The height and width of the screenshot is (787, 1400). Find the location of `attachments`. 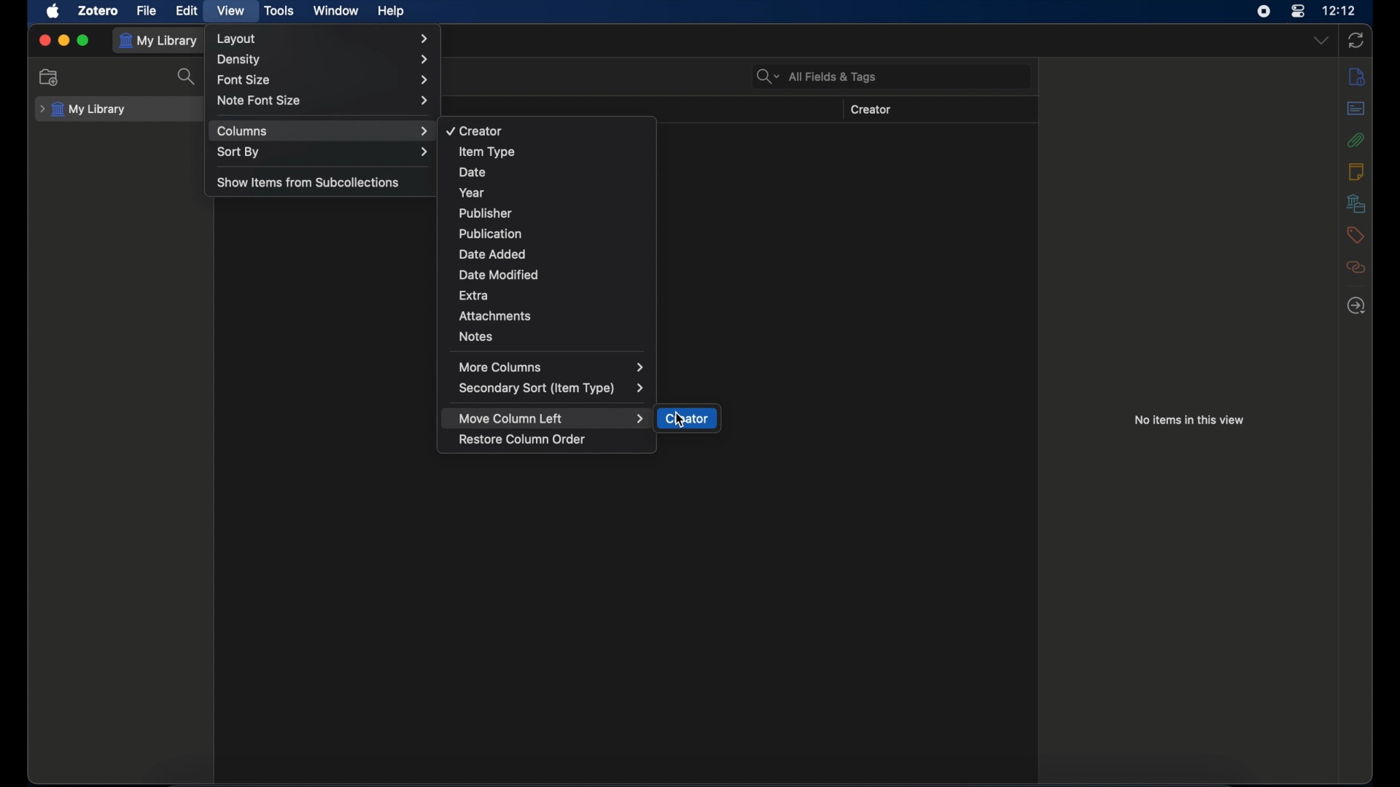

attachments is located at coordinates (496, 316).